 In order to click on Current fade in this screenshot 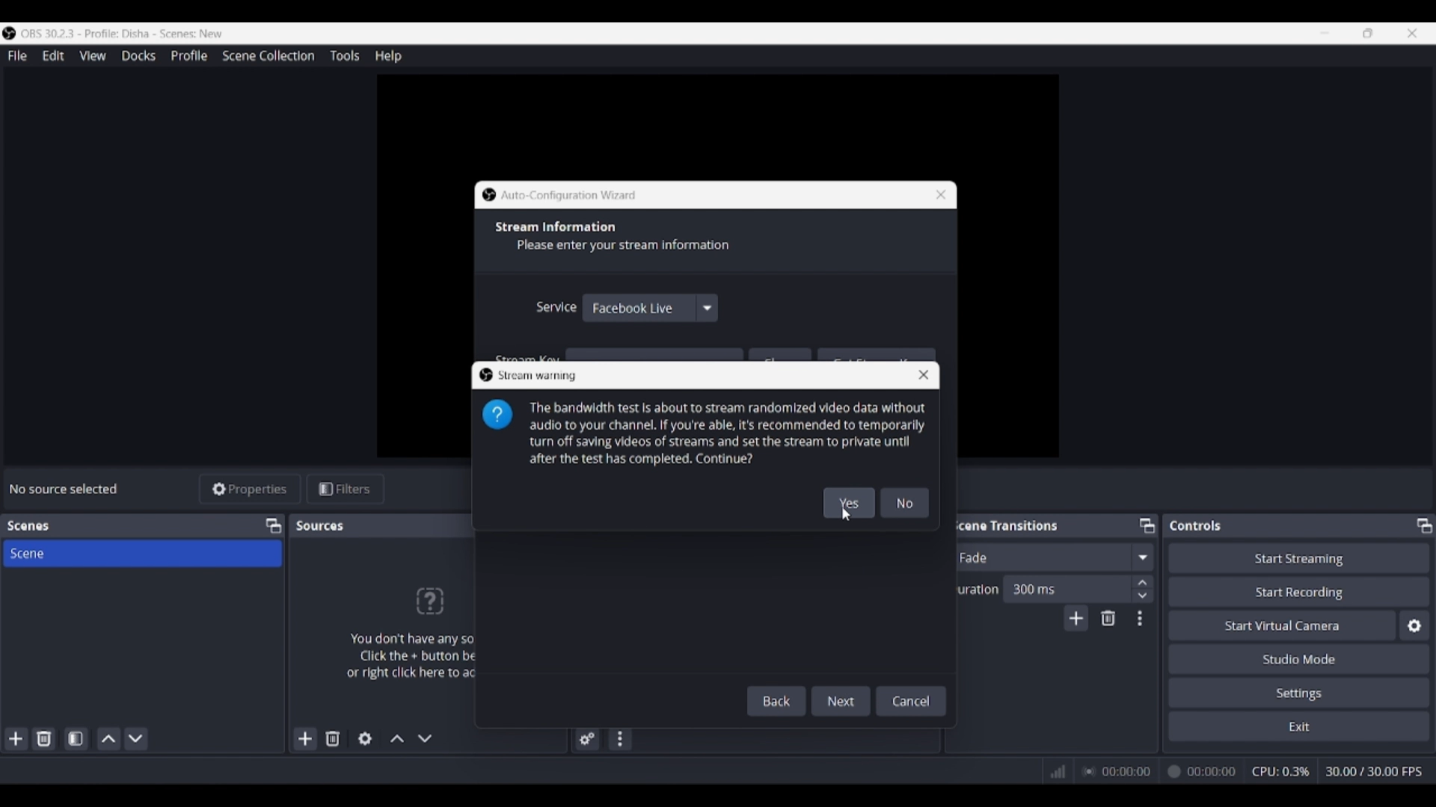, I will do `click(1039, 557)`.